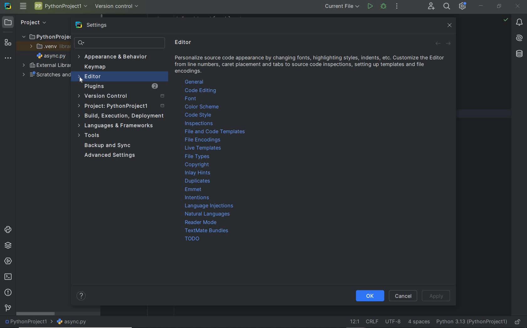  Describe the element at coordinates (190, 238) in the screenshot. I see `TODO` at that location.